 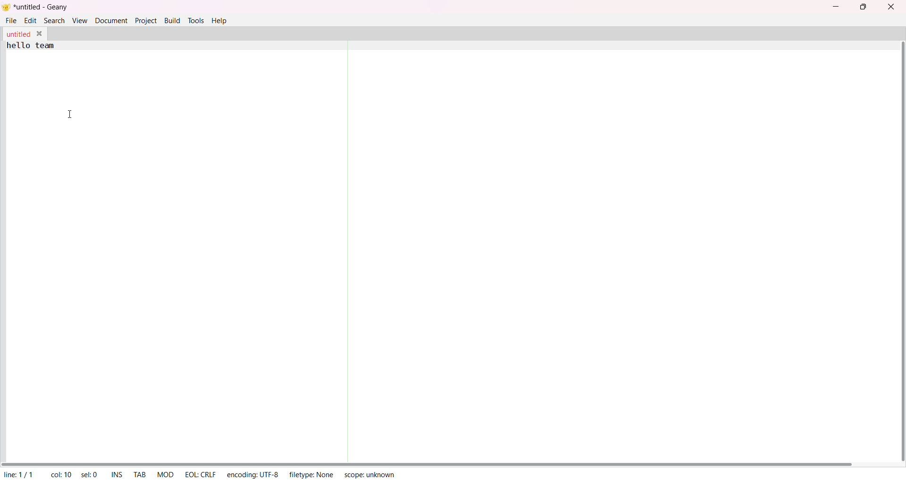 What do you see at coordinates (80, 21) in the screenshot?
I see `view` at bounding box center [80, 21].